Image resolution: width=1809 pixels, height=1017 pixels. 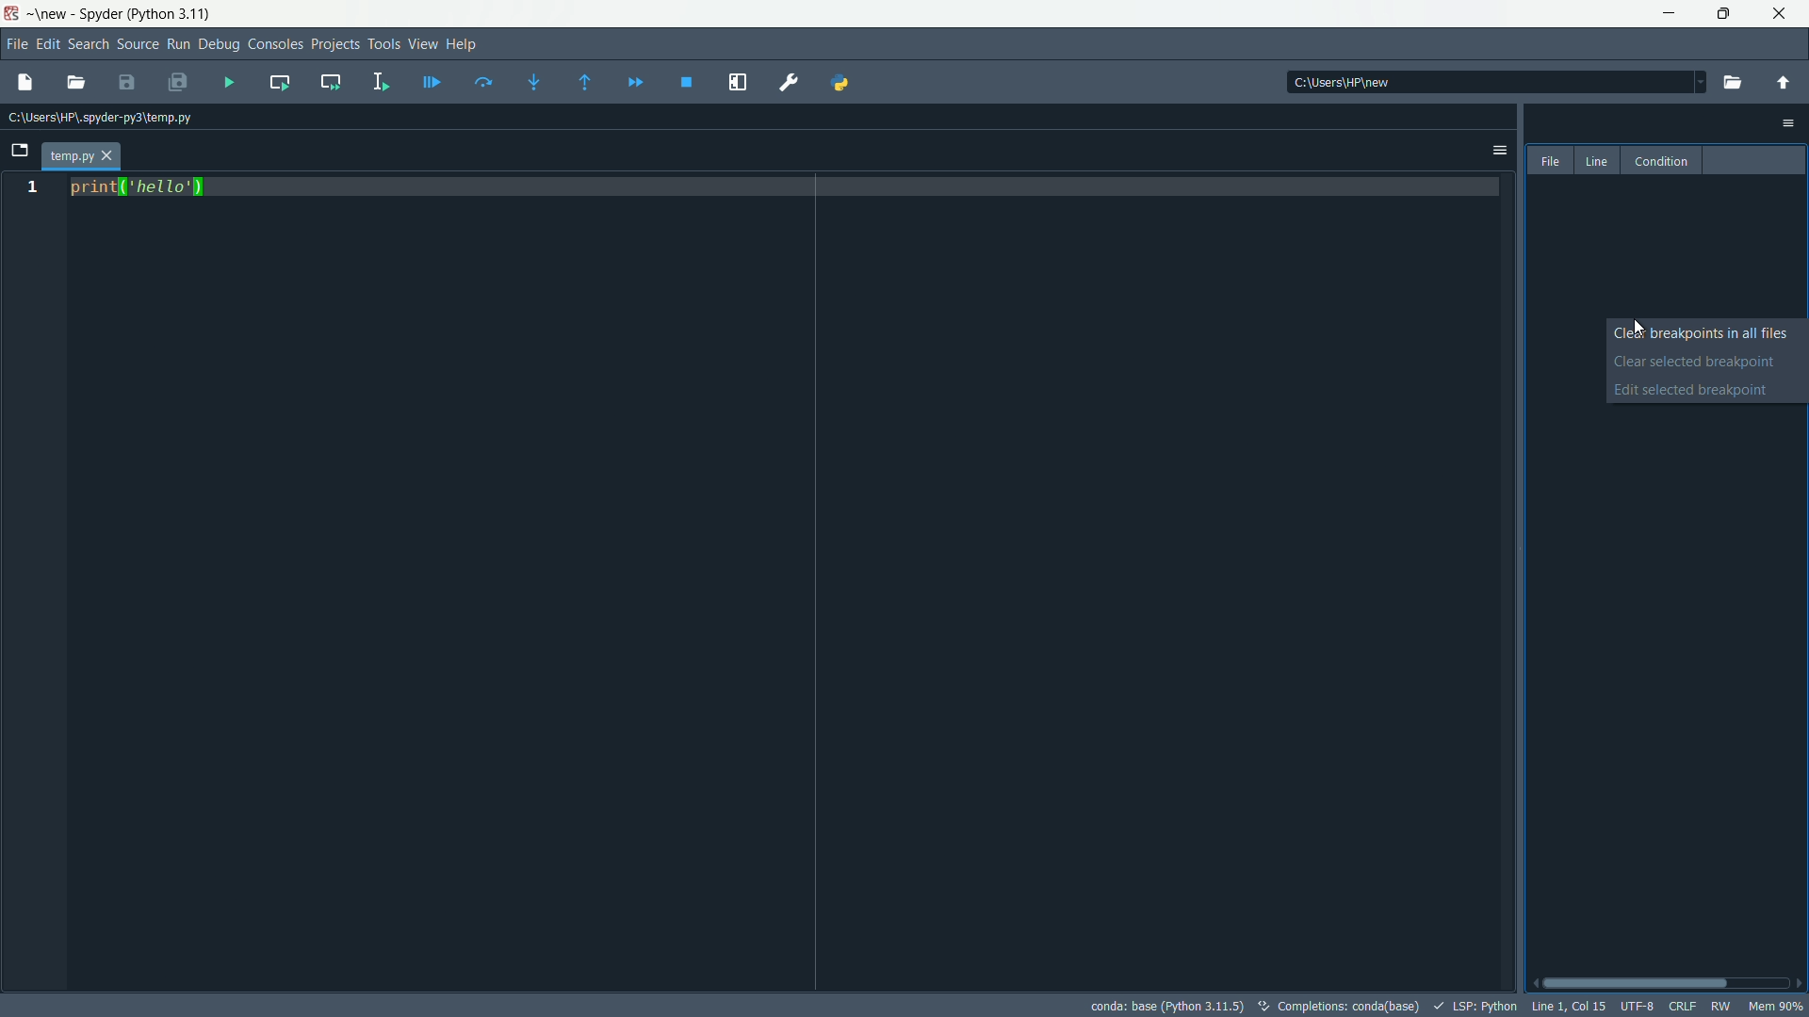 I want to click on file menu, so click(x=14, y=44).